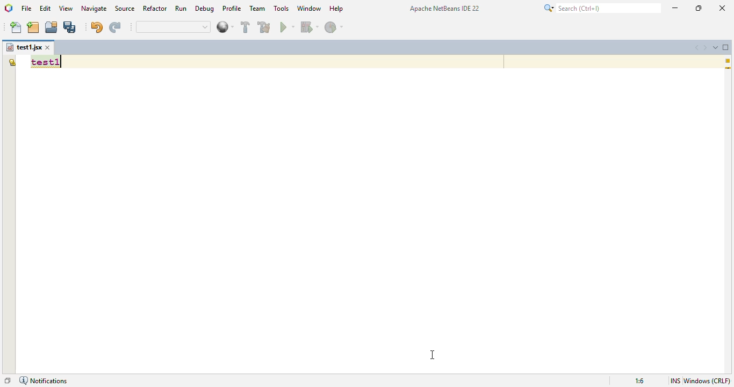 This screenshot has width=734, height=387. What do you see at coordinates (726, 47) in the screenshot?
I see `maximize window` at bounding box center [726, 47].